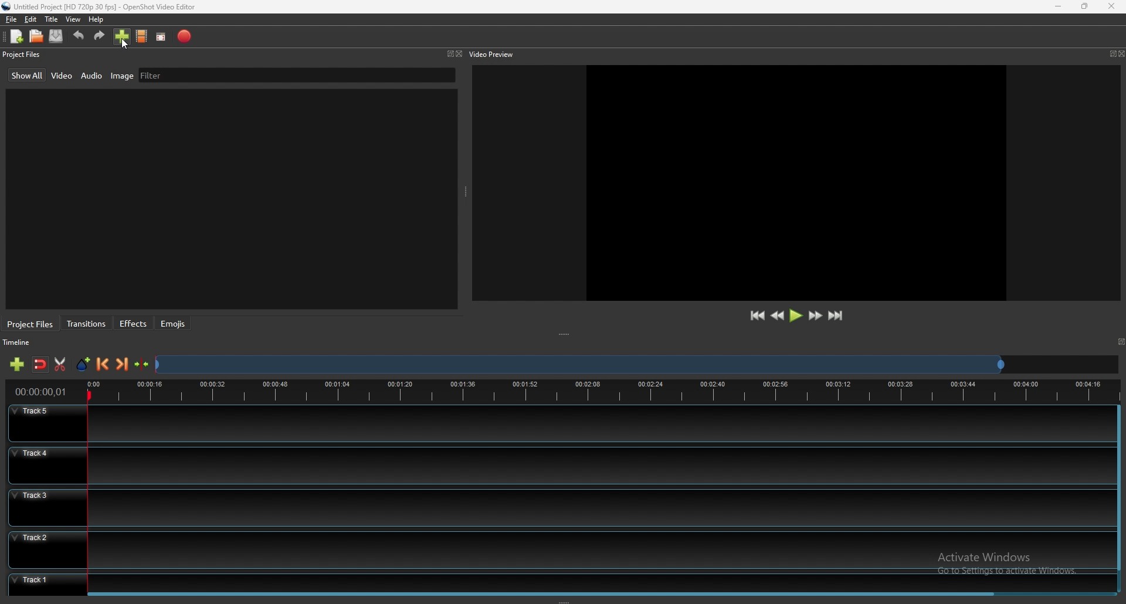 This screenshot has height=604, width=1126. What do you see at coordinates (173, 323) in the screenshot?
I see `emojis` at bounding box center [173, 323].